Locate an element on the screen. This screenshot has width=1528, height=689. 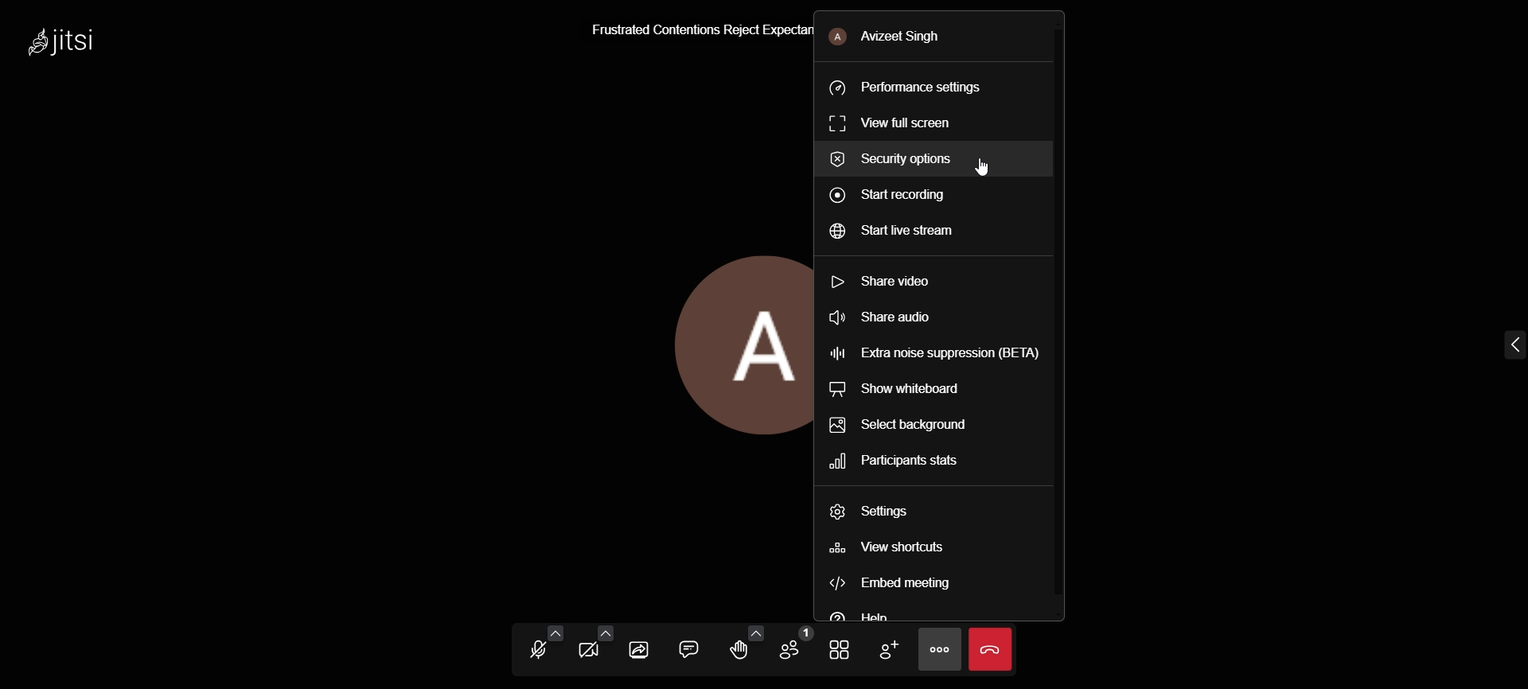
Avizeet Singh is located at coordinates (916, 37).